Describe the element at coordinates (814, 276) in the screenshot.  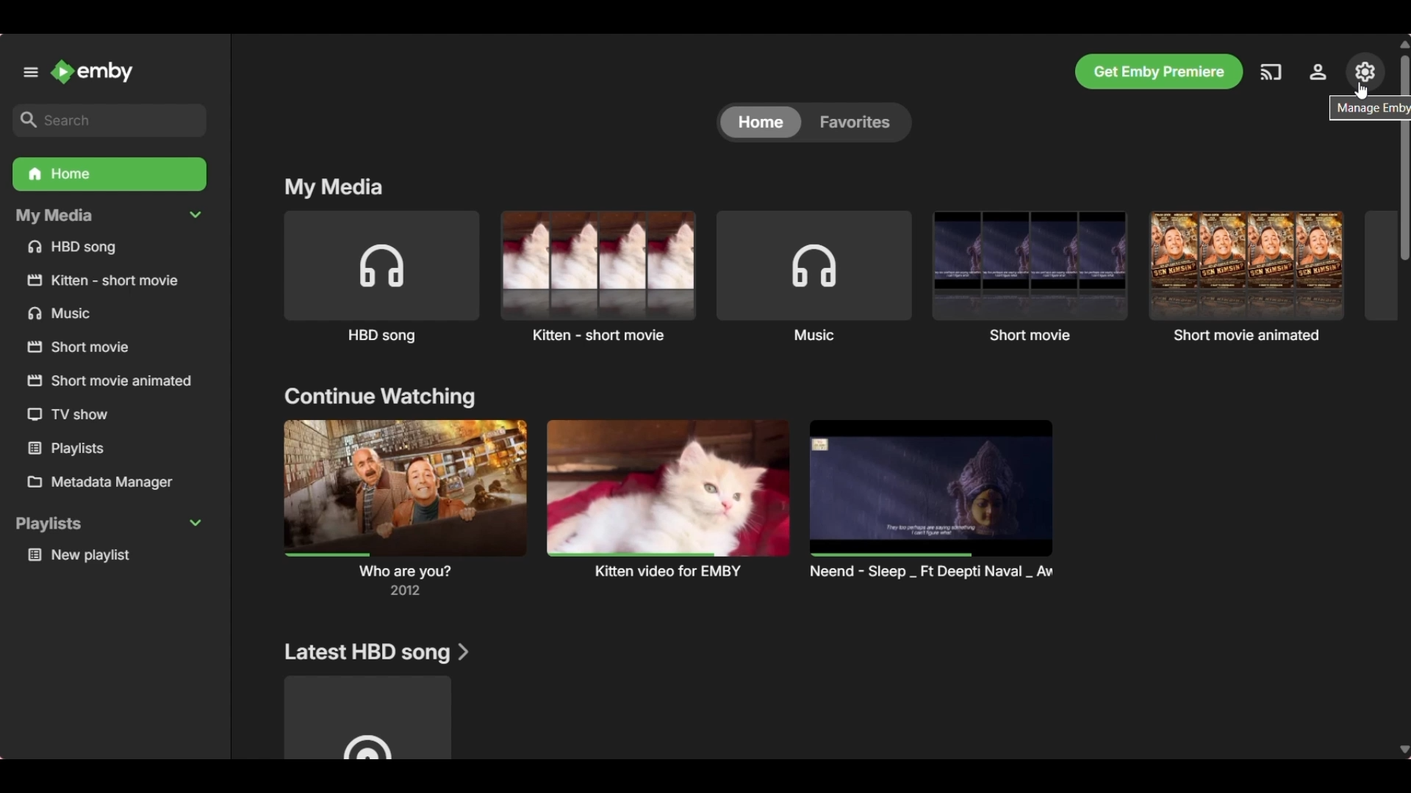
I see `Music` at that location.